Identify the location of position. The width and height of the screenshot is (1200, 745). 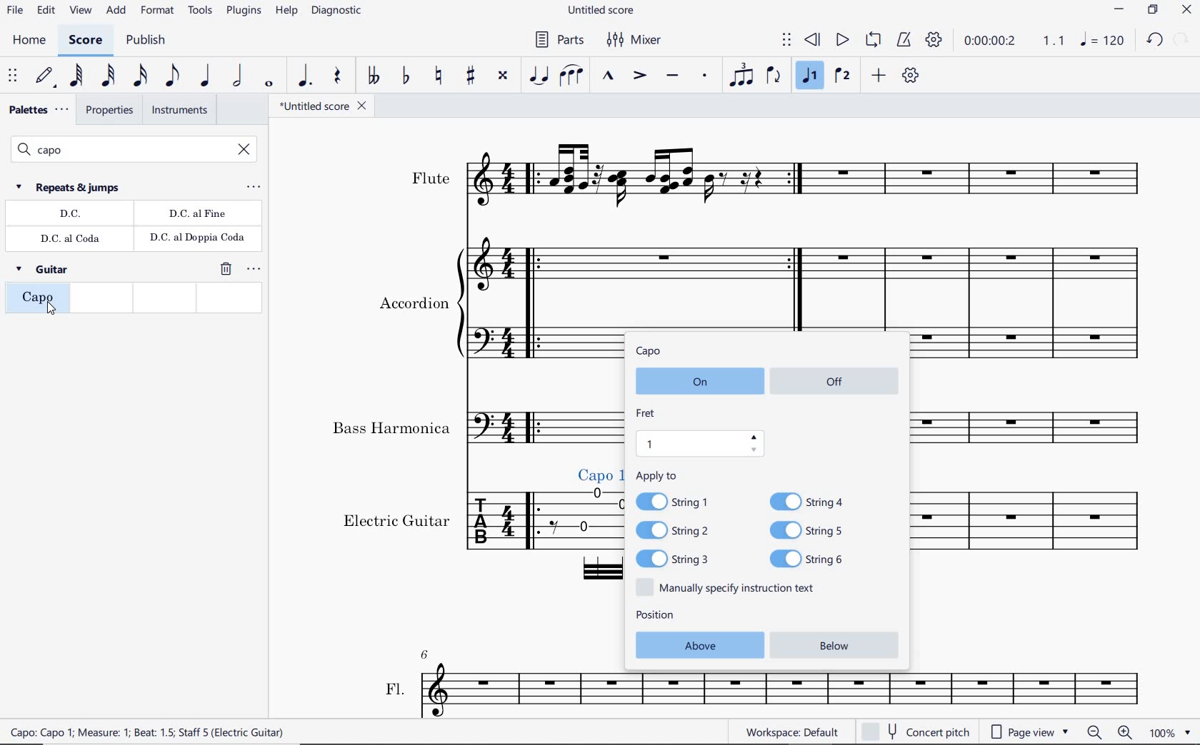
(656, 617).